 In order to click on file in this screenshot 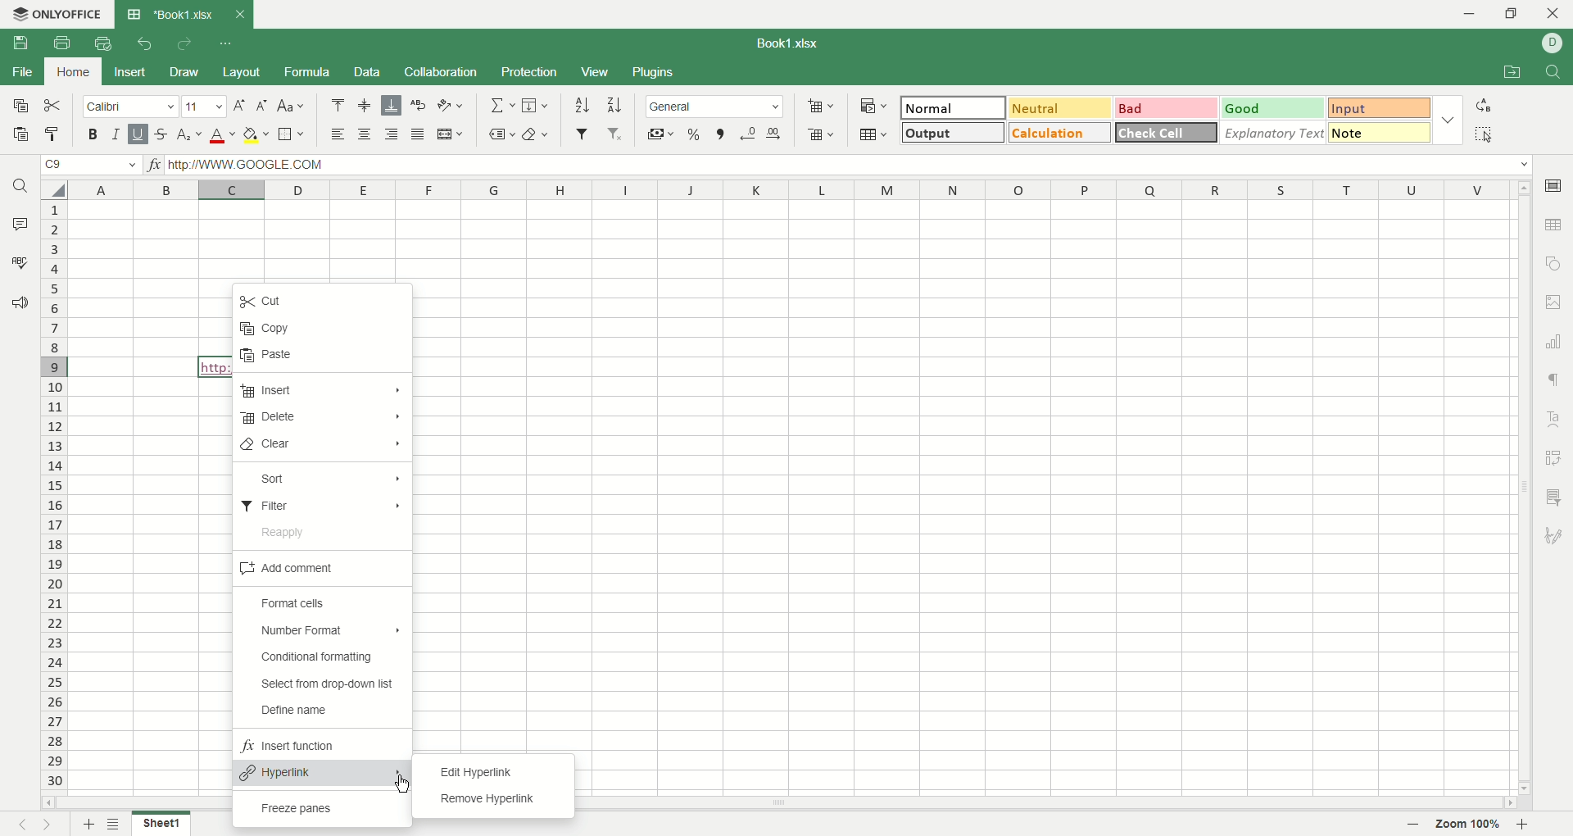, I will do `click(23, 75)`.